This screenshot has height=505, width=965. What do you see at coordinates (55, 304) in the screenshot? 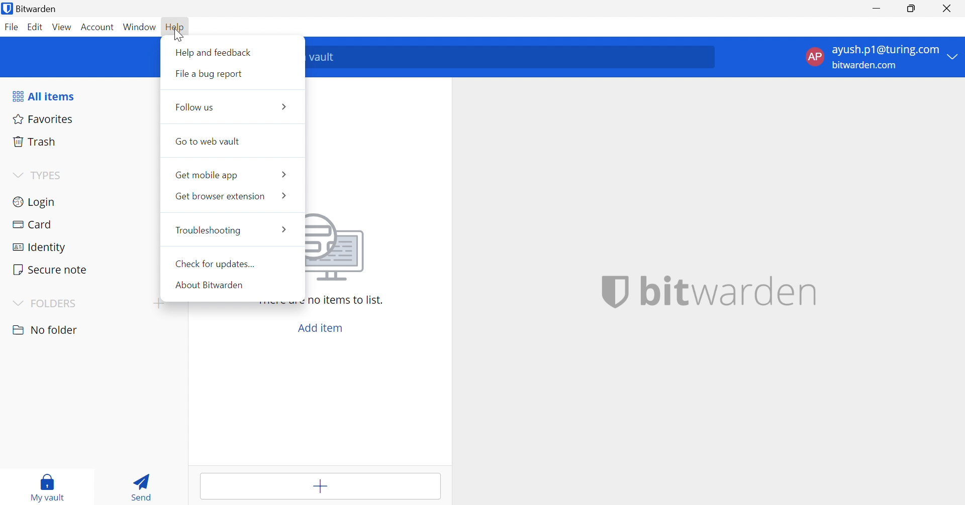
I see `FOLDERS` at bounding box center [55, 304].